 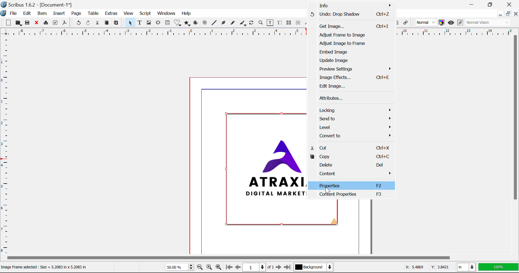 What do you see at coordinates (59, 14) in the screenshot?
I see `Insert` at bounding box center [59, 14].